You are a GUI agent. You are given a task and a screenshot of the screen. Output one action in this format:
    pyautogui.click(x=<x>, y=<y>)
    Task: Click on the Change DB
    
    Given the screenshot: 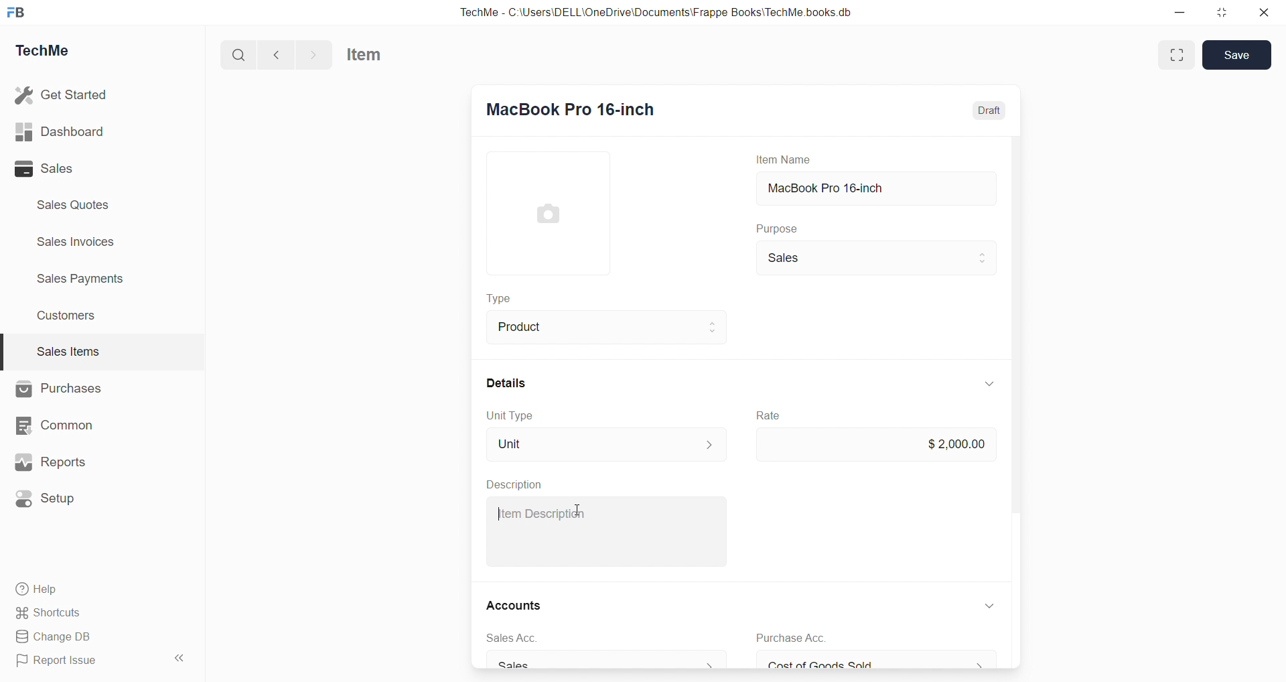 What is the action you would take?
    pyautogui.click(x=54, y=636)
    